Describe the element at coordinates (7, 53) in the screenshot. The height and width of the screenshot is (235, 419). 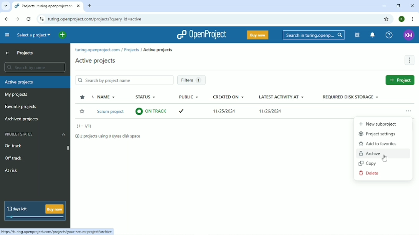
I see `Up` at that location.